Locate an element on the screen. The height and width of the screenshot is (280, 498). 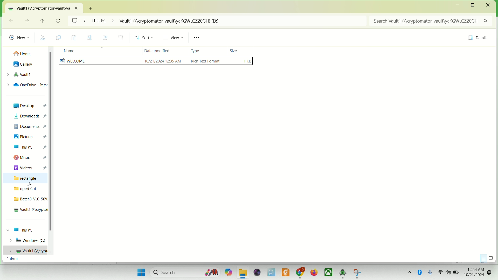
copy is located at coordinates (60, 38).